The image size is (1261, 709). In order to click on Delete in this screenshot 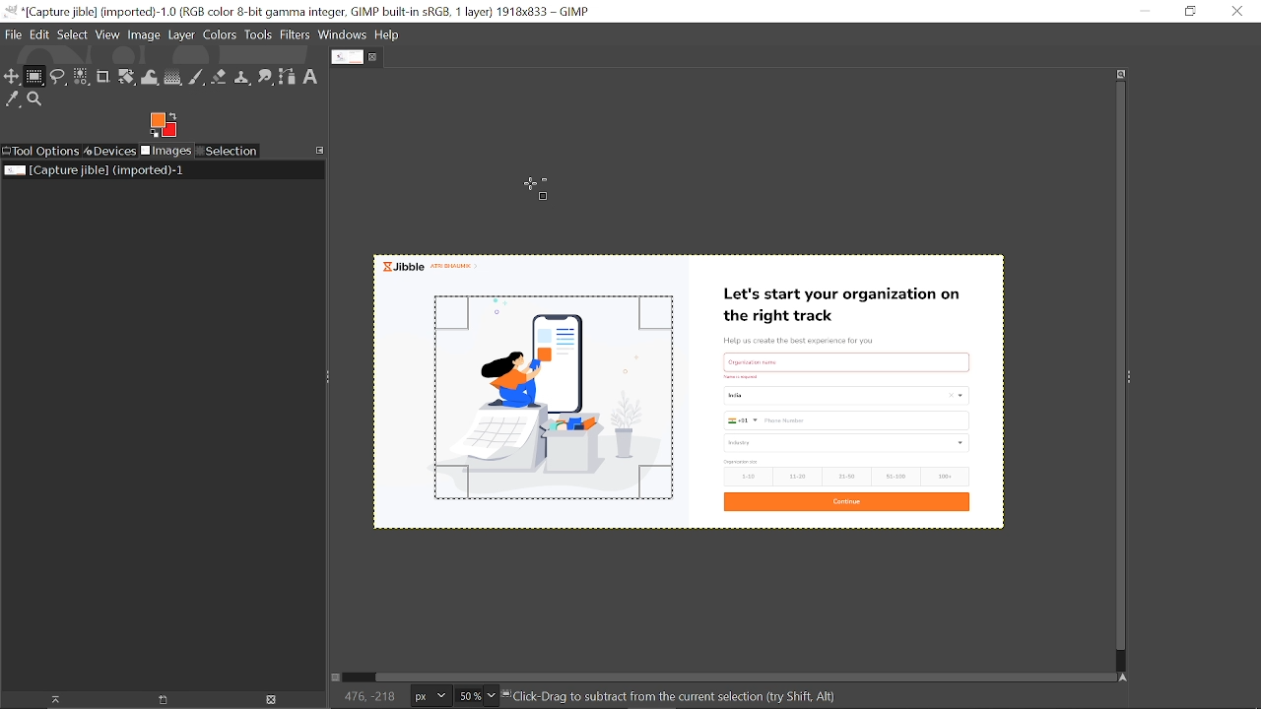, I will do `click(271, 699)`.